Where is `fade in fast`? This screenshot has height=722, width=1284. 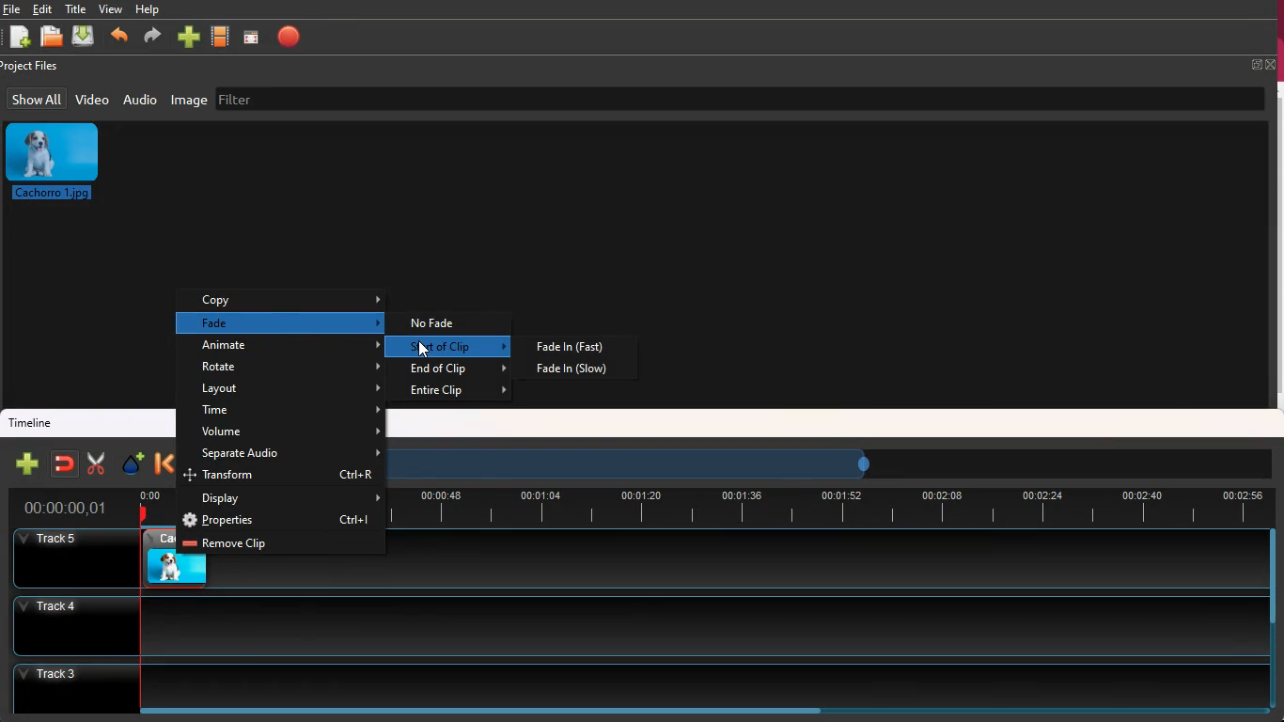 fade in fast is located at coordinates (573, 347).